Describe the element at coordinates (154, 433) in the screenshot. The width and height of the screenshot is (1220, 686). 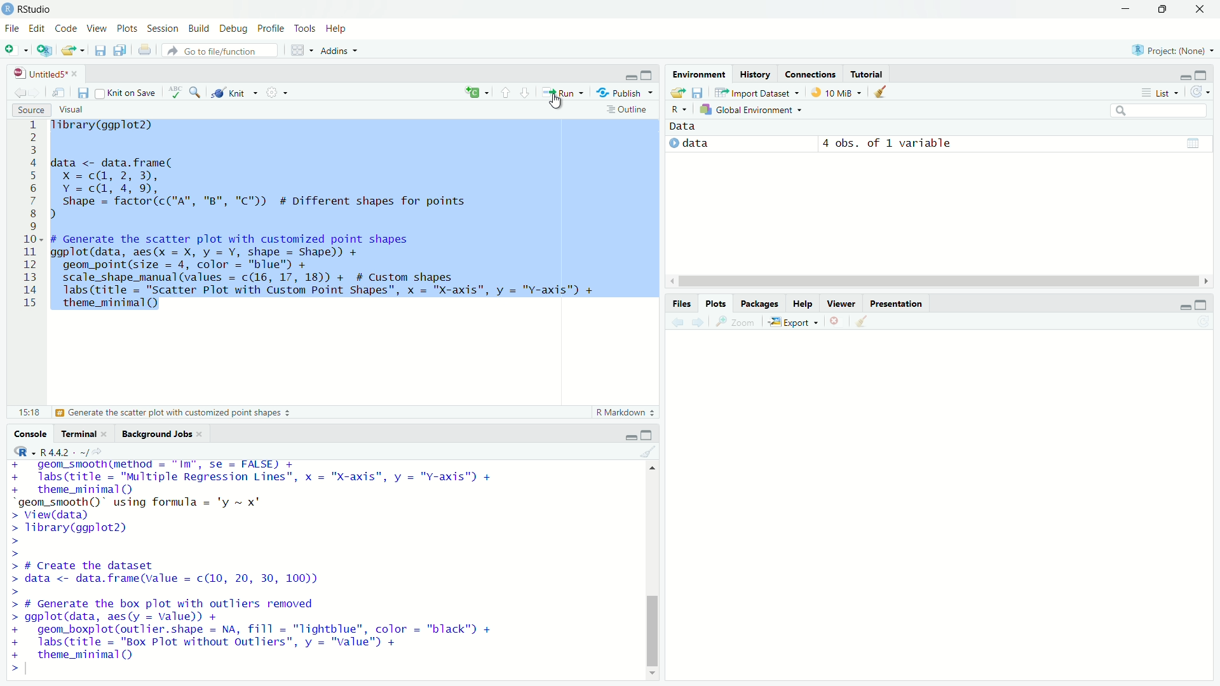
I see `Background Jobs` at that location.